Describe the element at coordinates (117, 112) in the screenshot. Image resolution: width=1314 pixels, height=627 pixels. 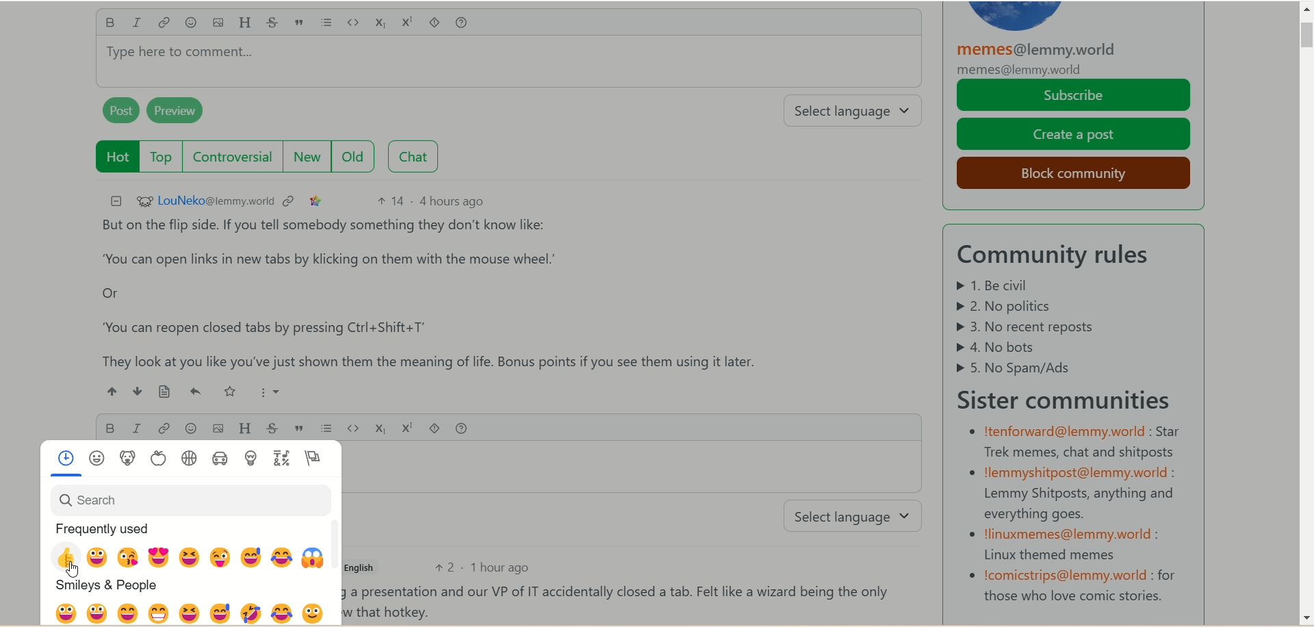
I see `post` at that location.